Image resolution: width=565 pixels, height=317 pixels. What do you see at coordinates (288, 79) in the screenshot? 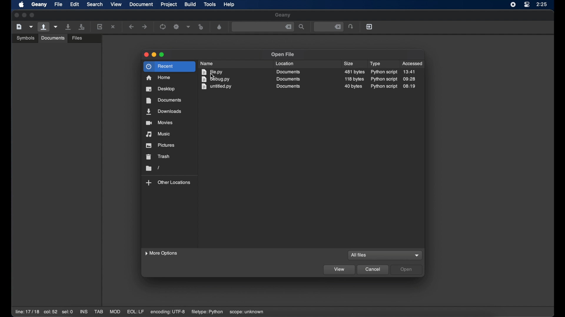
I see `documents` at bounding box center [288, 79].